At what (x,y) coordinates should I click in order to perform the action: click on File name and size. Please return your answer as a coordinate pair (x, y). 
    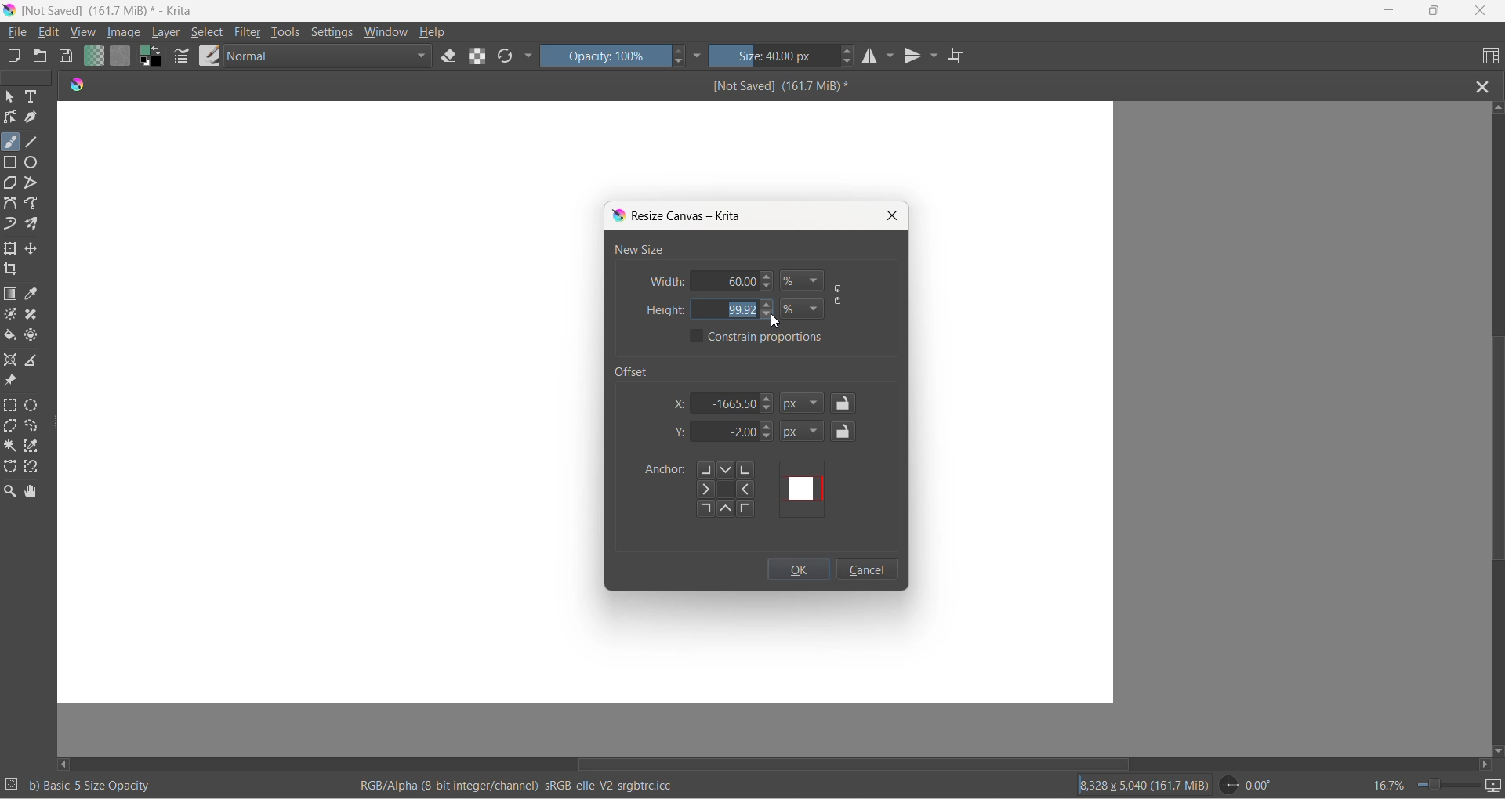
    Looking at the image, I should click on (104, 12).